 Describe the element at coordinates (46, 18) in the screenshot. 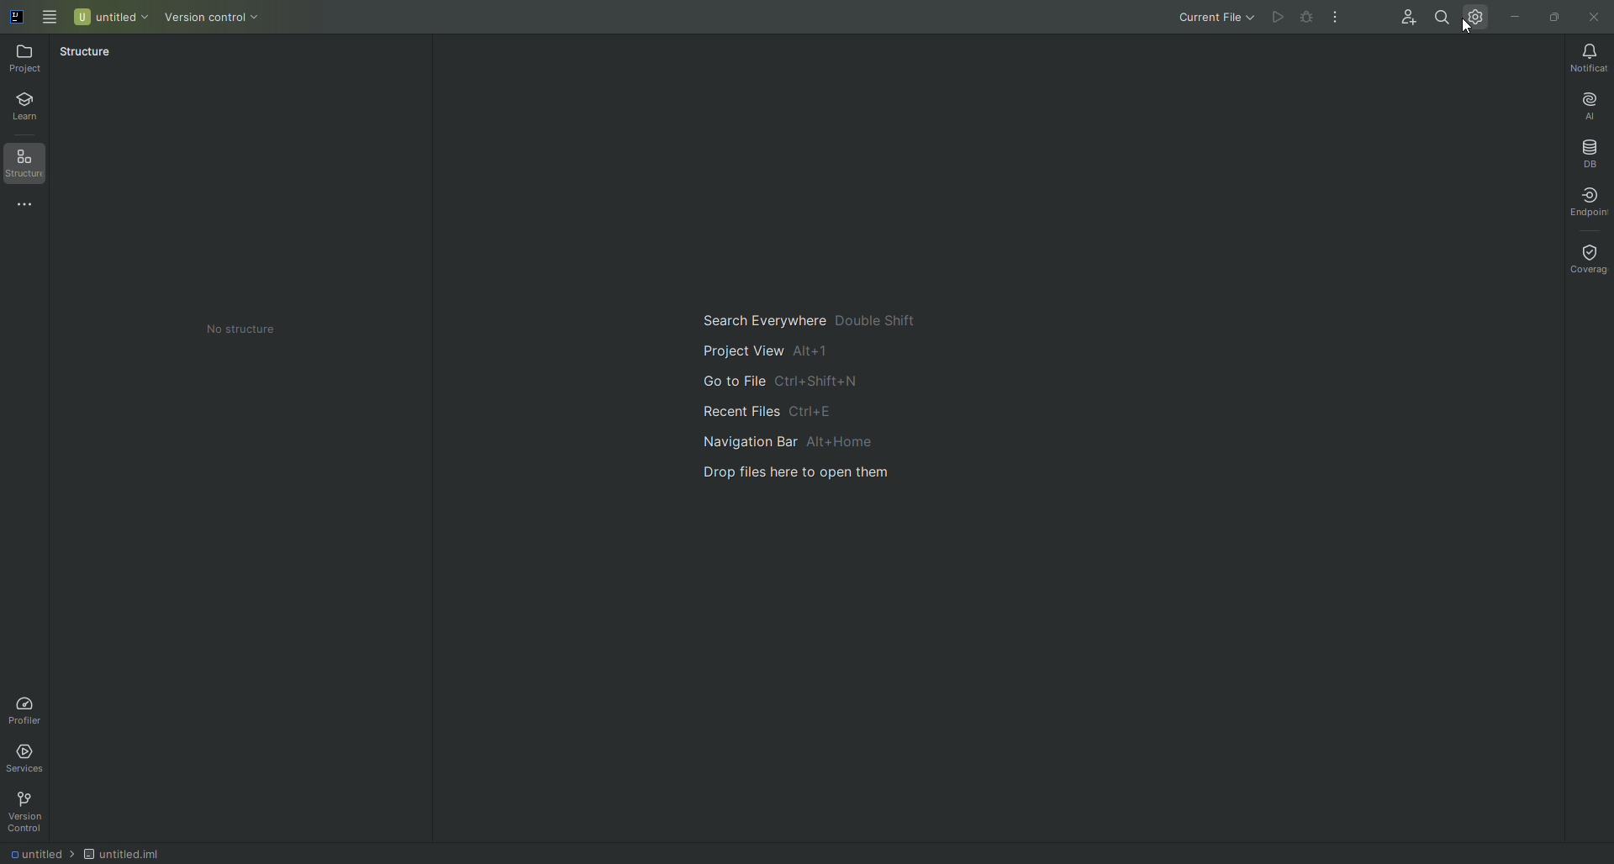

I see `Main Menu` at that location.